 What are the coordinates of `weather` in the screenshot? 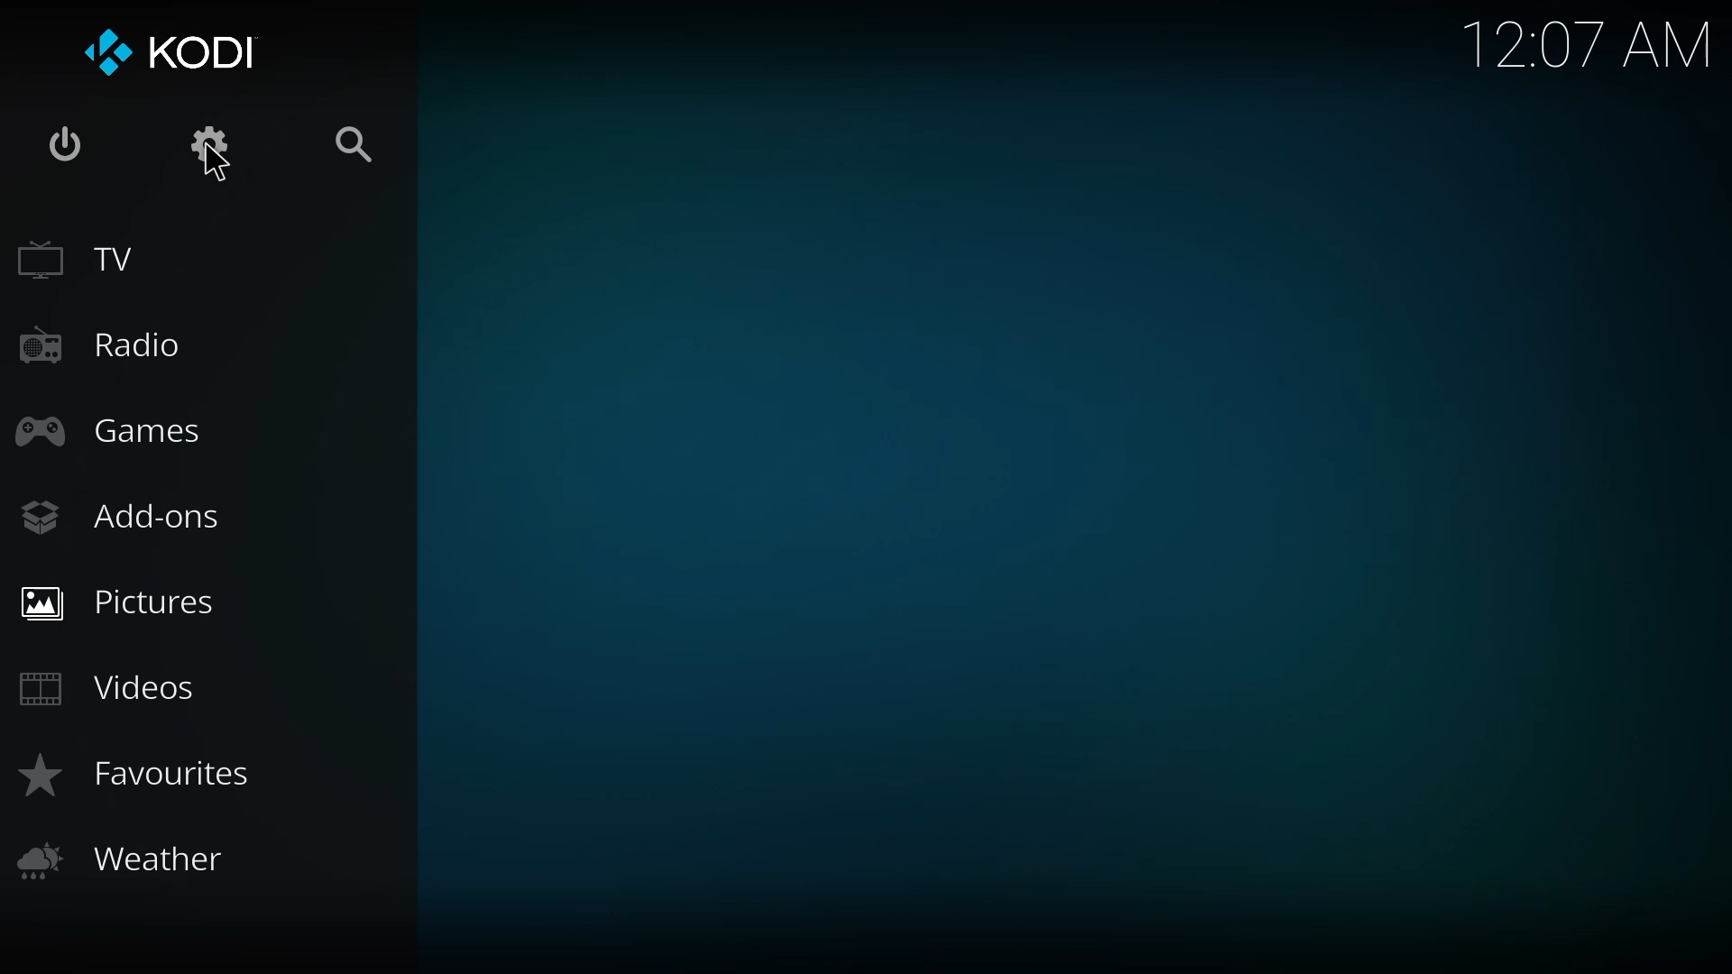 It's located at (131, 859).